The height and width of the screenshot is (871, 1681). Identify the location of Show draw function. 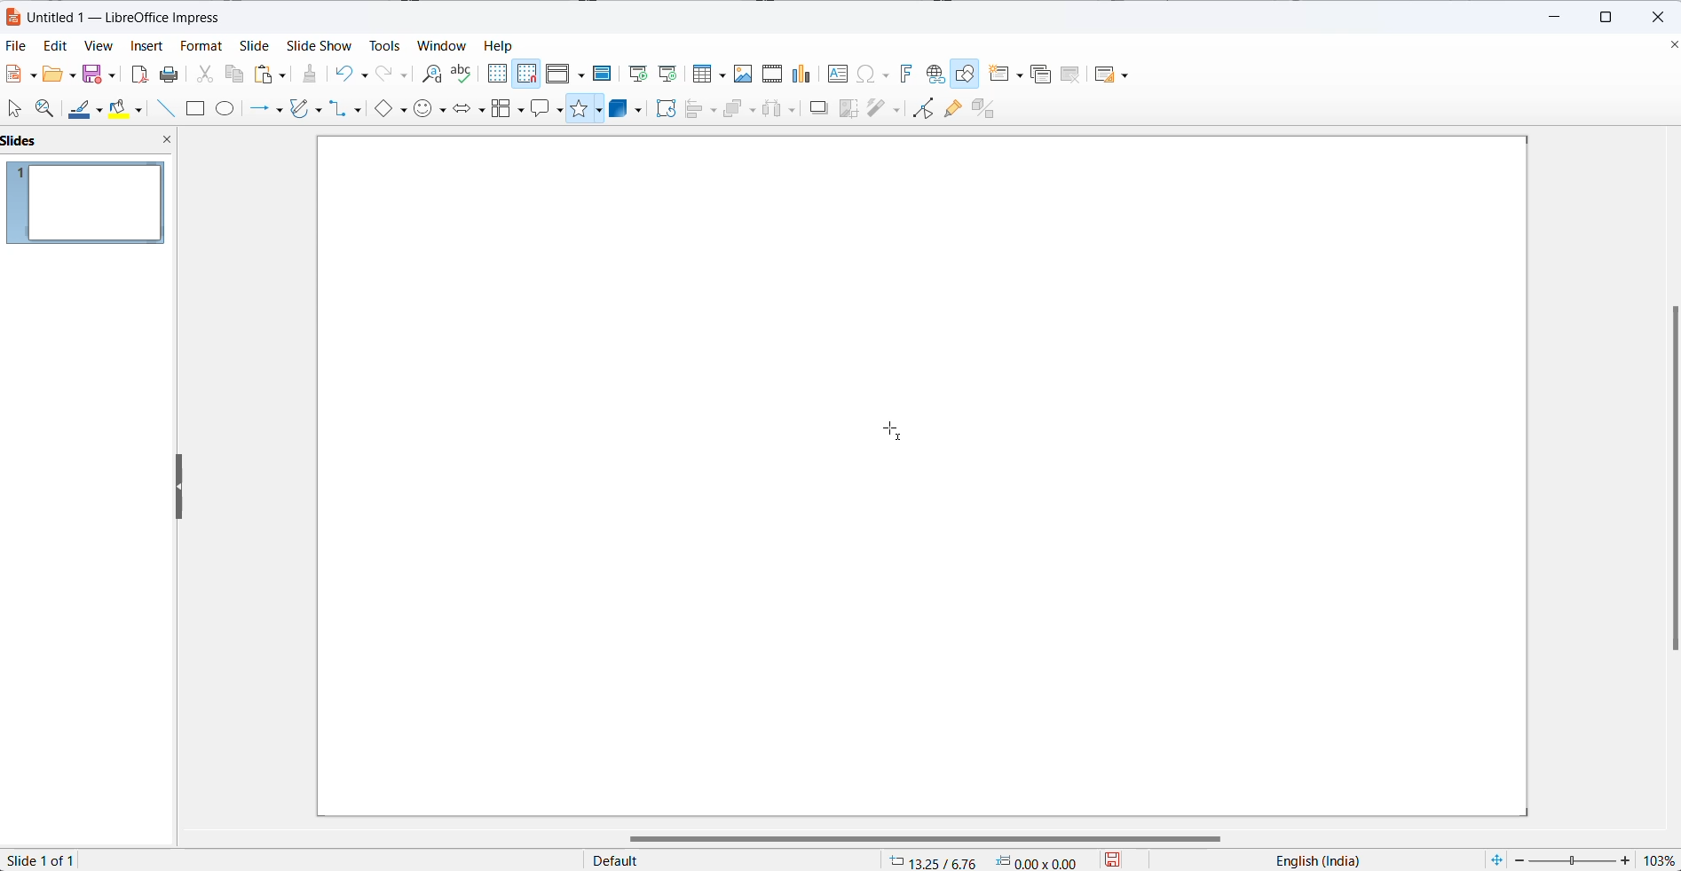
(967, 74).